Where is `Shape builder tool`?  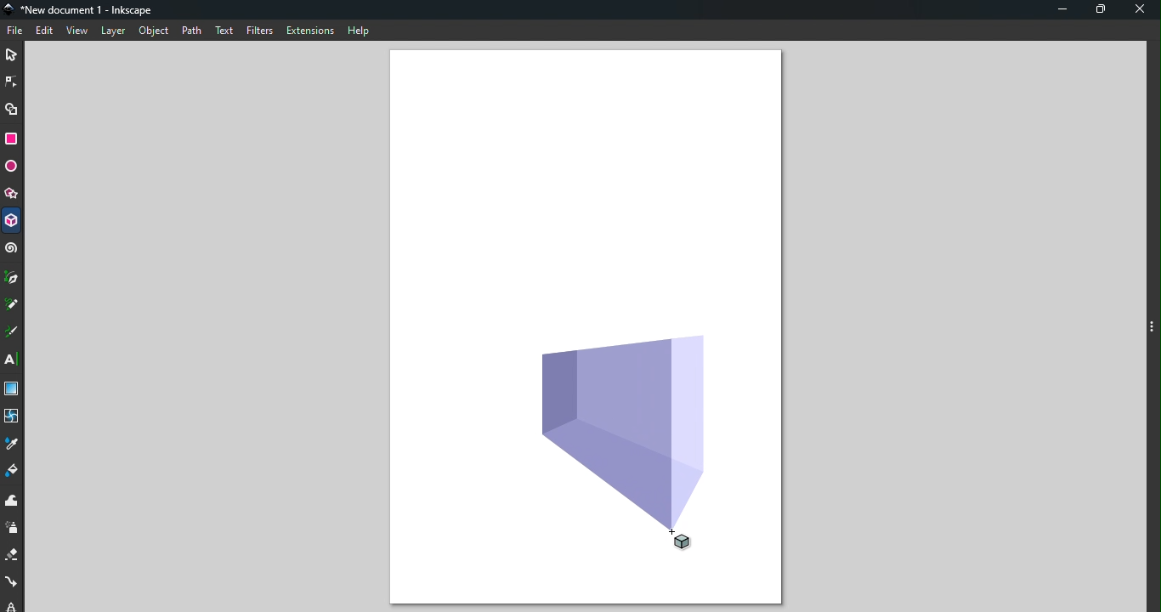 Shape builder tool is located at coordinates (12, 108).